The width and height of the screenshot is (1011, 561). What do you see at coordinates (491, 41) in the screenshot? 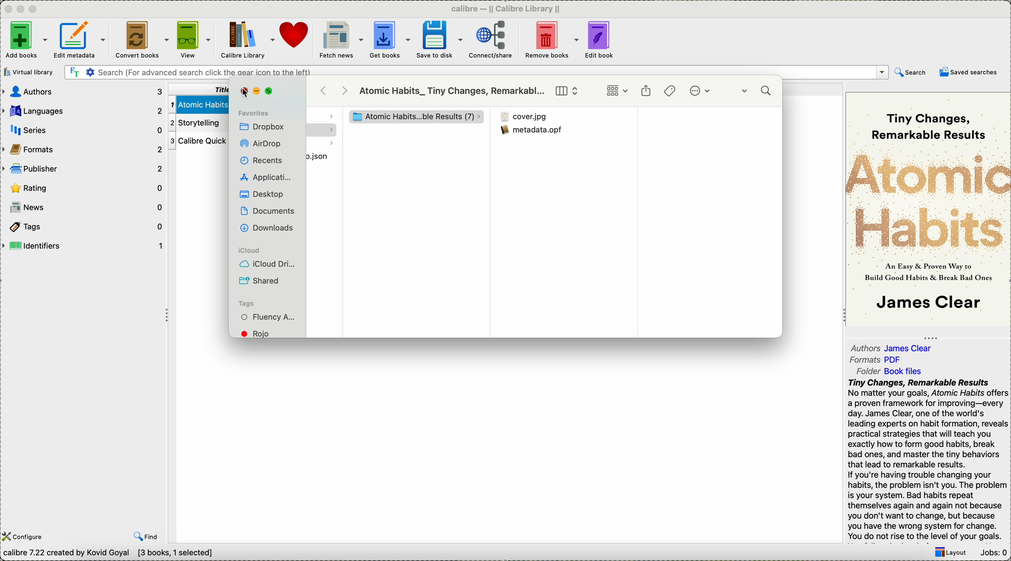
I see `connect/share` at bounding box center [491, 41].